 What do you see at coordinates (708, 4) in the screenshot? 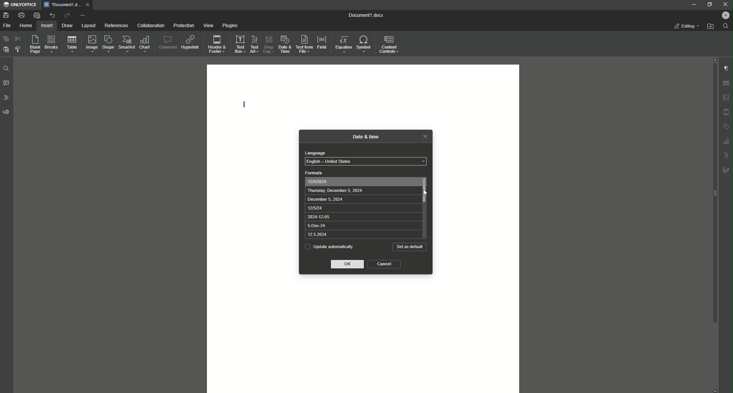
I see `Restore` at bounding box center [708, 4].